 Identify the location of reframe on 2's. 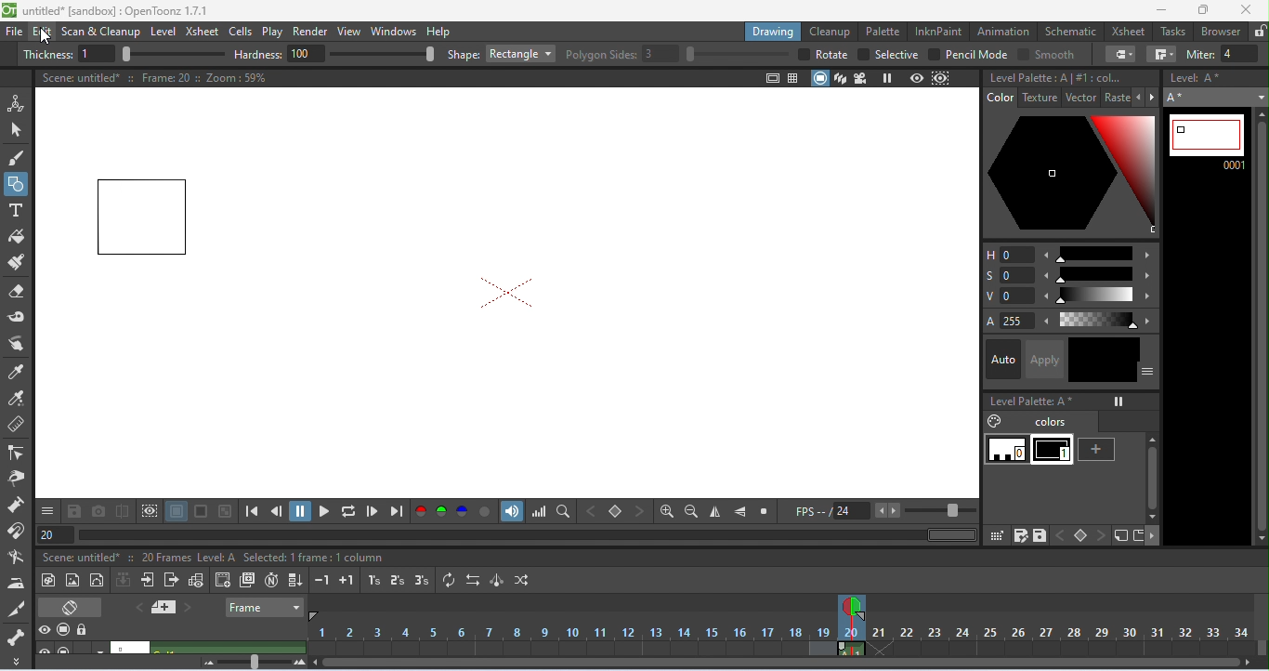
(398, 579).